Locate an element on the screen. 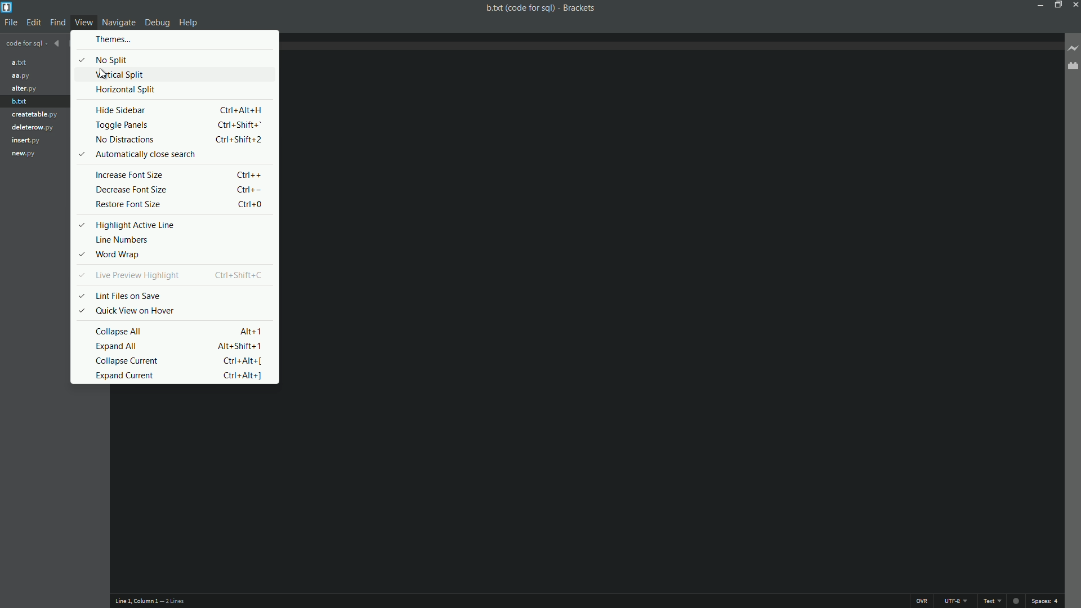  Extension managers is located at coordinates (1072, 68).